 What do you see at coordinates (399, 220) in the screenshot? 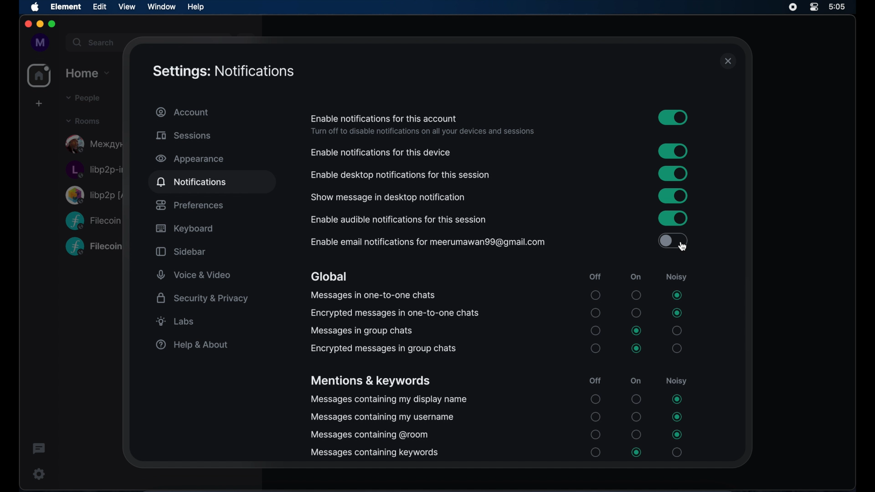
I see `enable audible notifications for this session` at bounding box center [399, 220].